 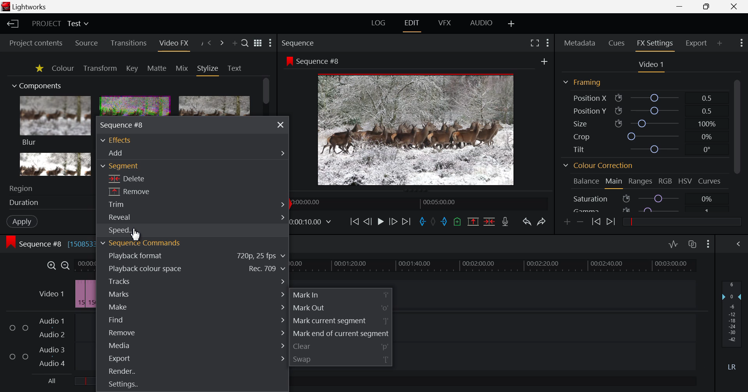 What do you see at coordinates (648, 209) in the screenshot?
I see `Gamma` at bounding box center [648, 209].